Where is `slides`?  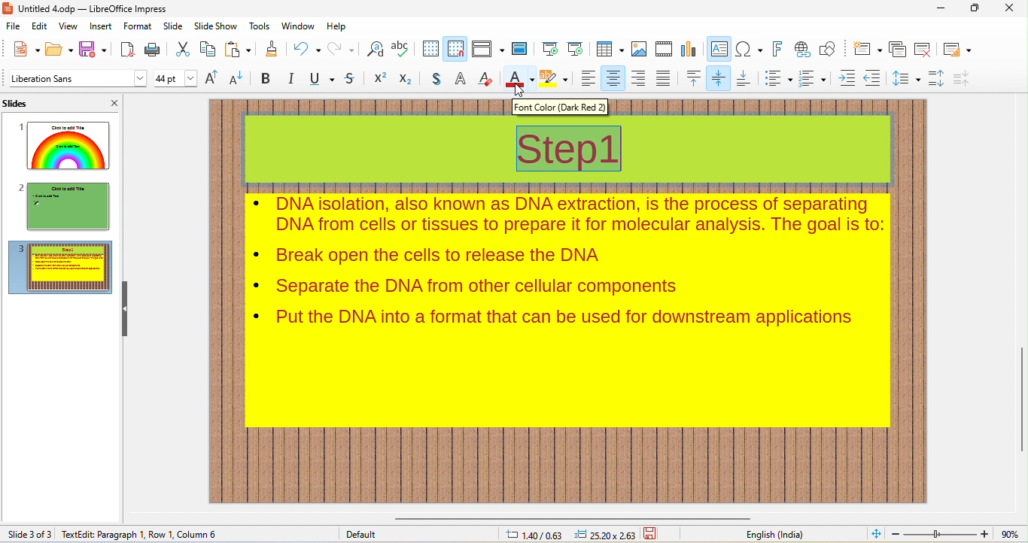
slides is located at coordinates (20, 102).